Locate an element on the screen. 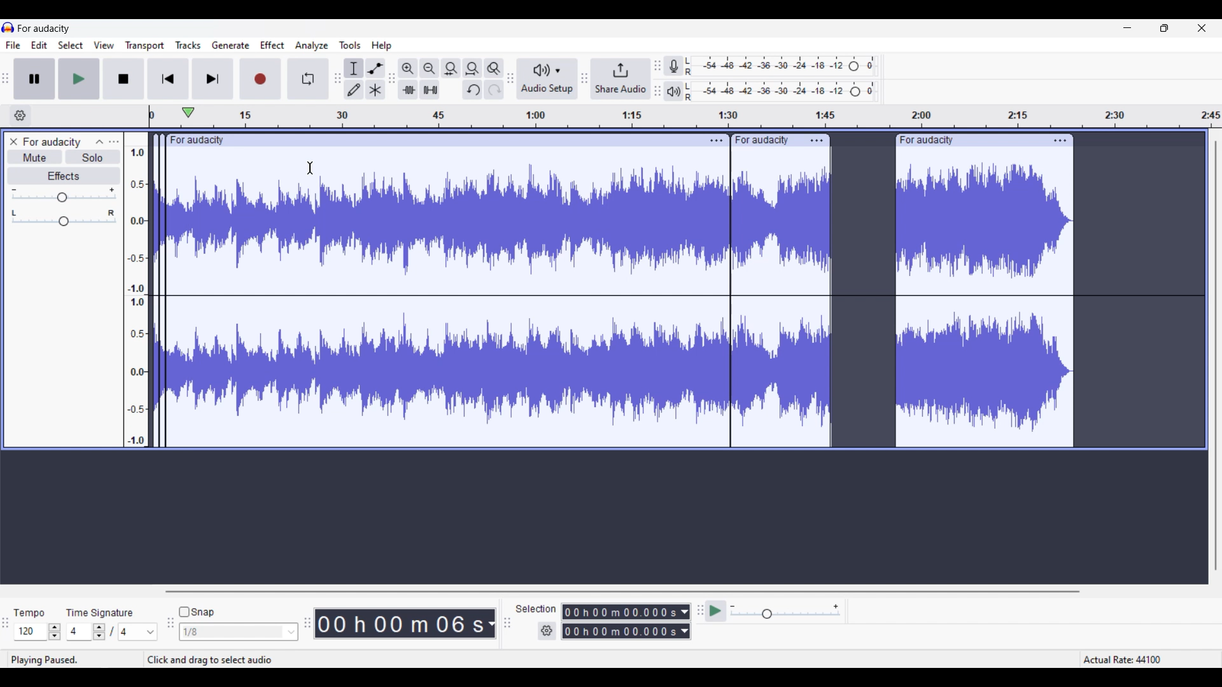 This screenshot has height=687, width=1222. Playback meter is located at coordinates (675, 92).